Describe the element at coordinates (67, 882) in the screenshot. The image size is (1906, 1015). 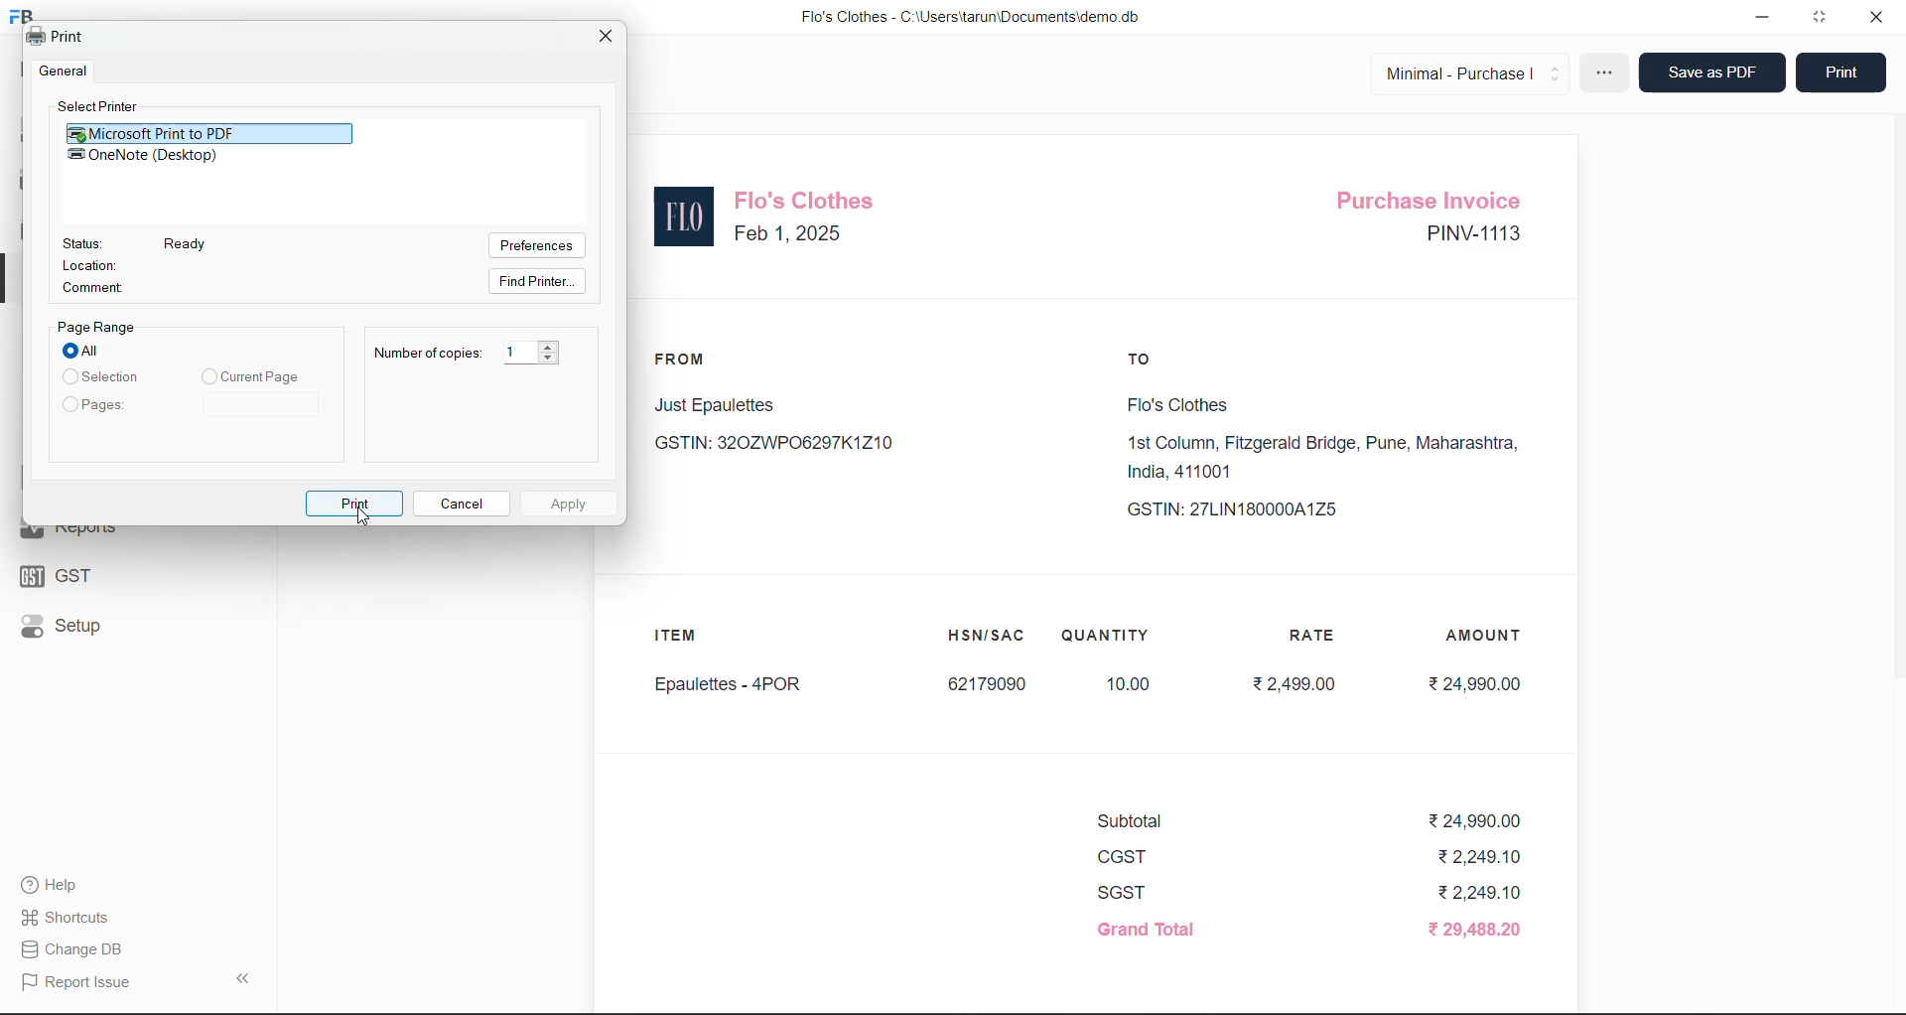
I see ` Help` at that location.